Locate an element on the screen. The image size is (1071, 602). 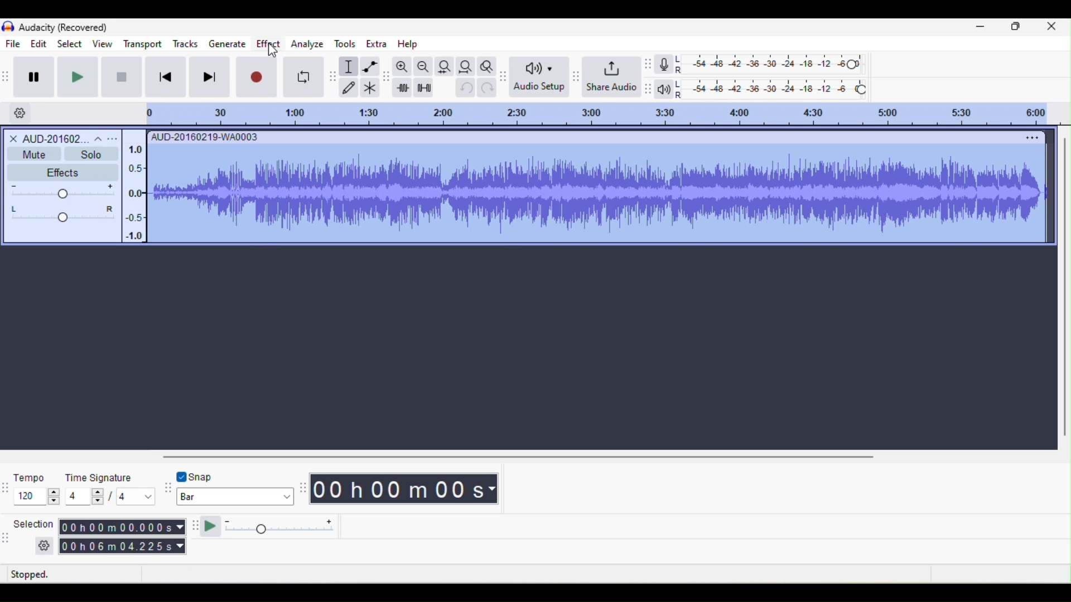
audacity tools toolbar is located at coordinates (334, 75).